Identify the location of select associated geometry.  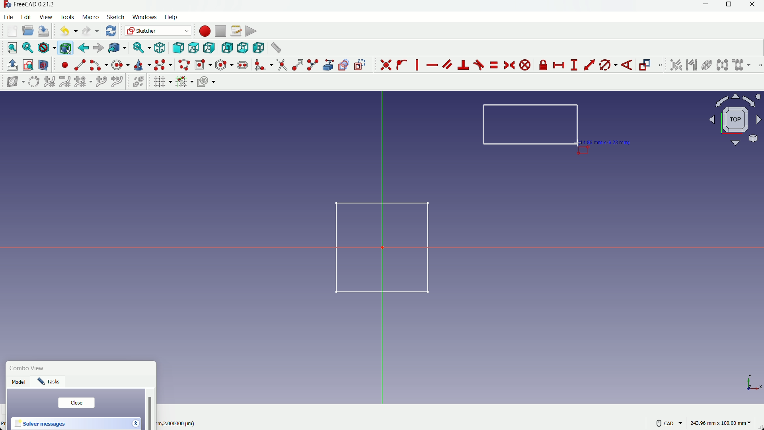
(692, 66).